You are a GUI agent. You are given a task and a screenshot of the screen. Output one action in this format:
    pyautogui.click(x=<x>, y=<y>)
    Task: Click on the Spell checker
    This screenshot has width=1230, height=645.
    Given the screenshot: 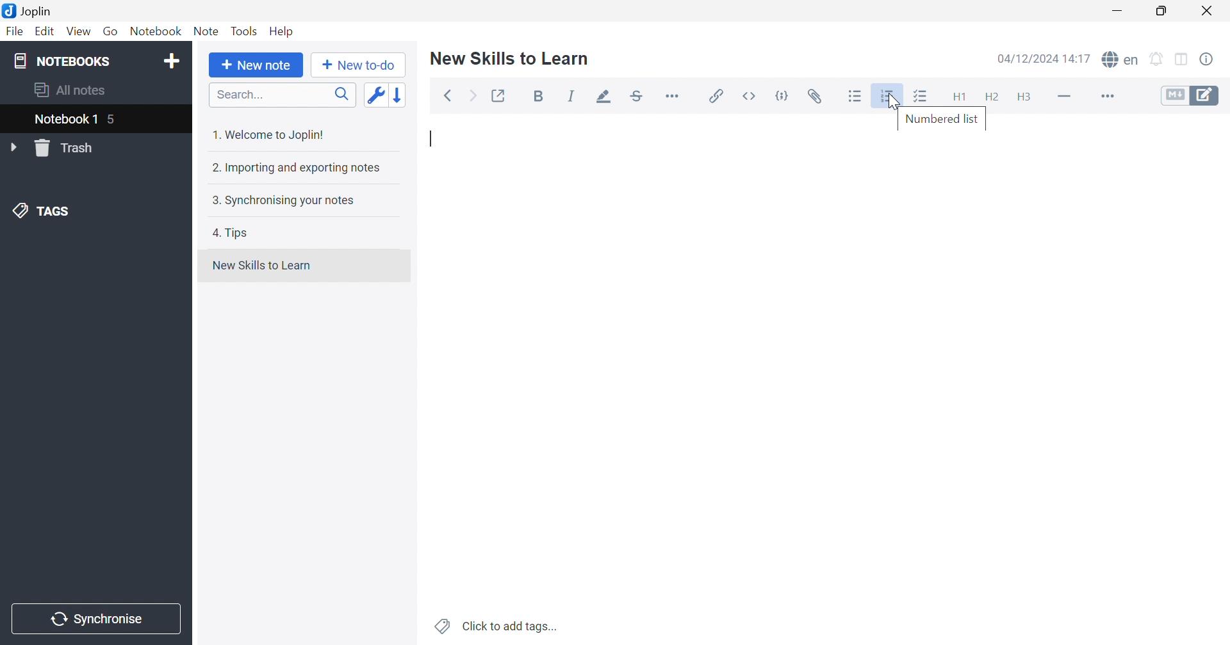 What is the action you would take?
    pyautogui.click(x=1119, y=58)
    